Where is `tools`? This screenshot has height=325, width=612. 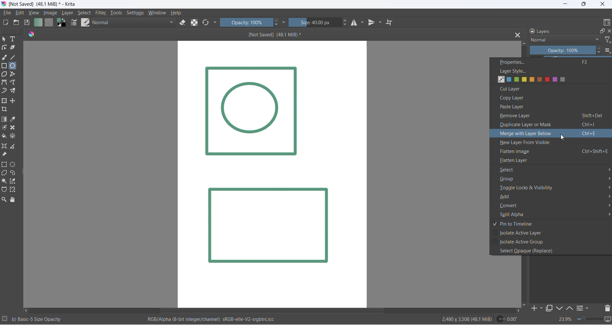
tools is located at coordinates (116, 13).